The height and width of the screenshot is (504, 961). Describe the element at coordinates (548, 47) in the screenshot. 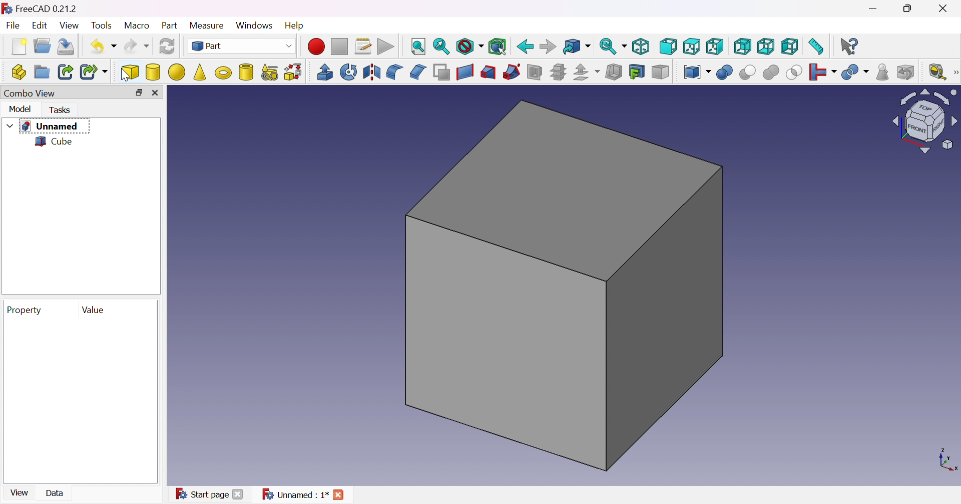

I see `Forward` at that location.